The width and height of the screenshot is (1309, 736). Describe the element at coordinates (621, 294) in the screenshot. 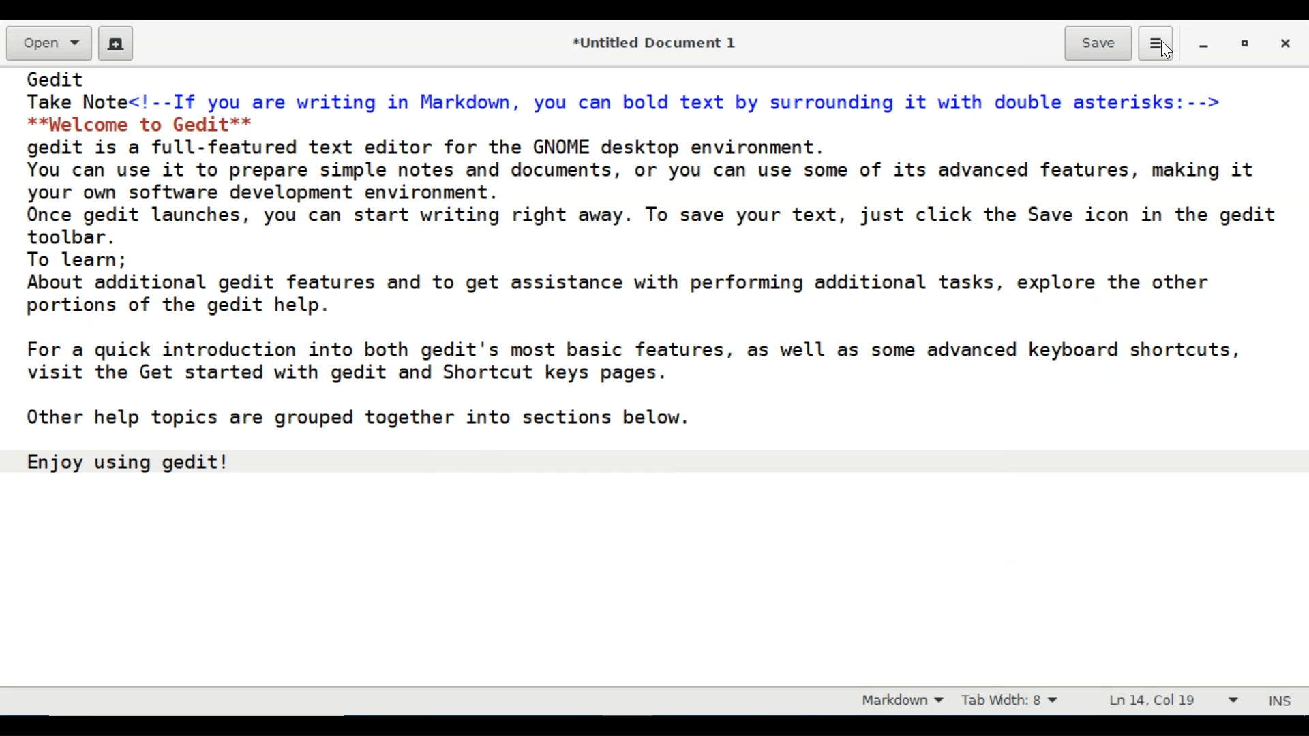

I see `About additional gedit features and to get assistance with performing additional tasks, explore the other
portions of the gedit help.` at that location.